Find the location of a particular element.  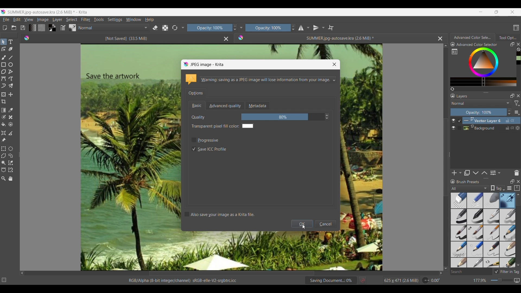

Change percentage of opacity is located at coordinates (478, 112).